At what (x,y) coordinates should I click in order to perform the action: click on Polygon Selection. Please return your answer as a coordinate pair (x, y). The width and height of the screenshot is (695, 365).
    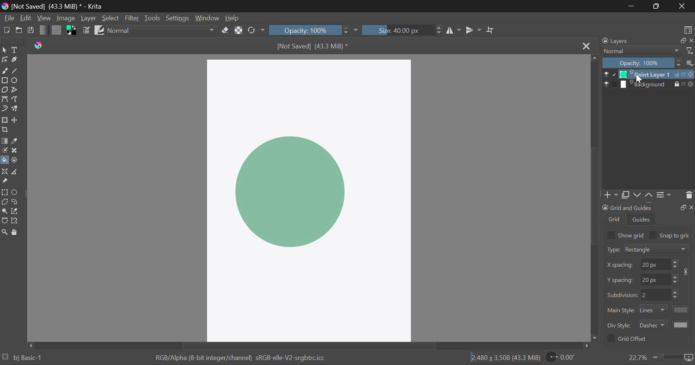
    Looking at the image, I should click on (4, 202).